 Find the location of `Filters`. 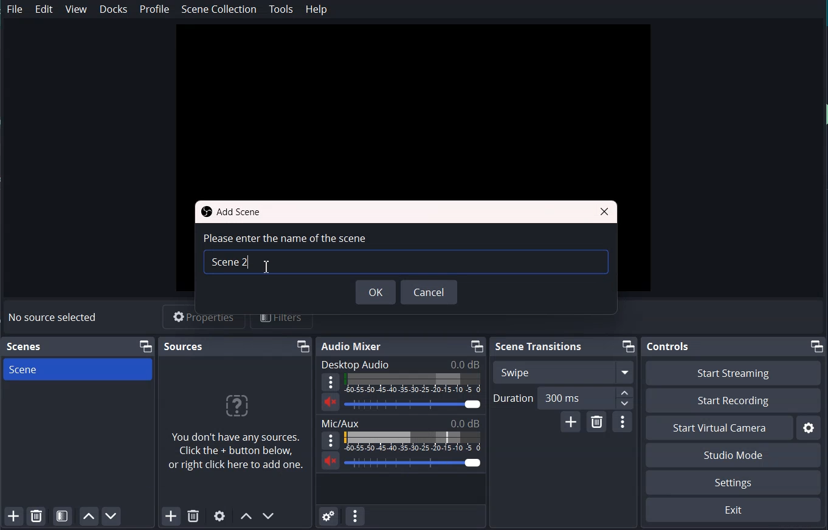

Filters is located at coordinates (281, 316).